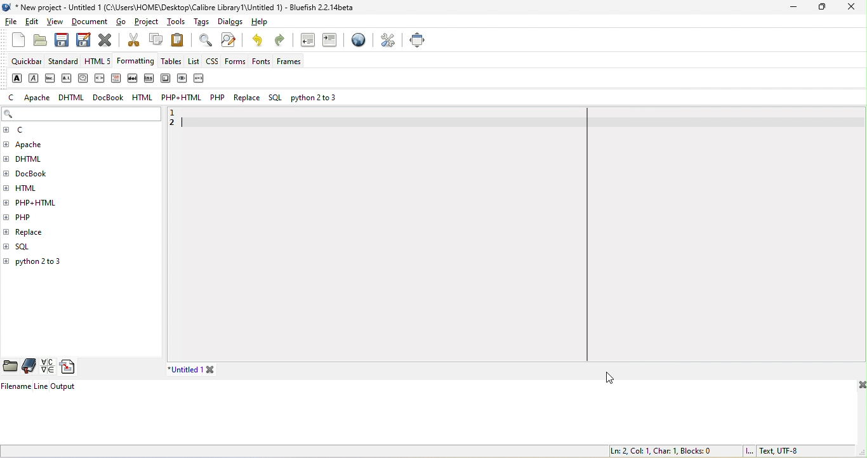 This screenshot has height=458, width=867. Describe the element at coordinates (100, 79) in the screenshot. I see `code` at that location.